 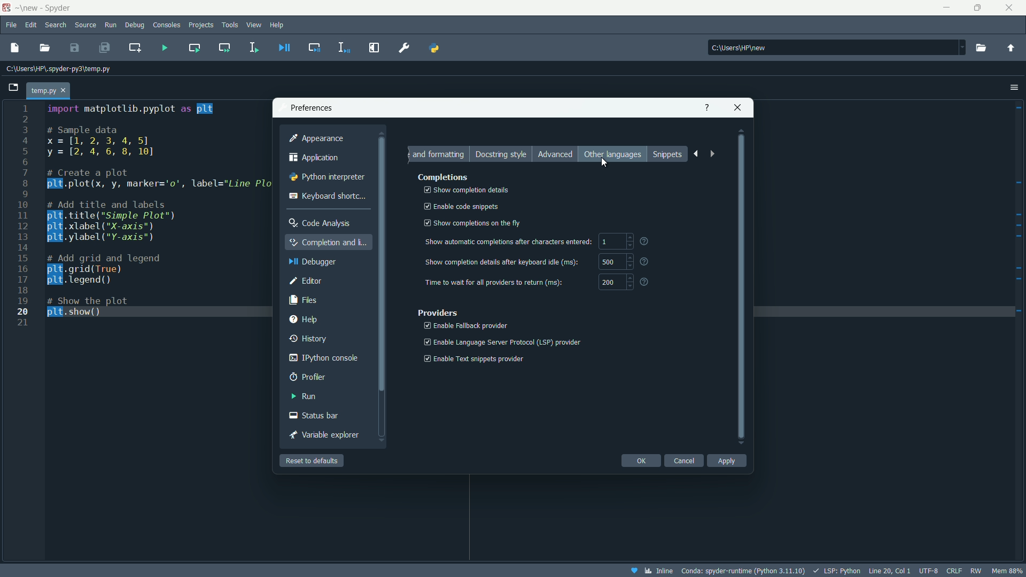 I want to click on 1, so click(x=605, y=241).